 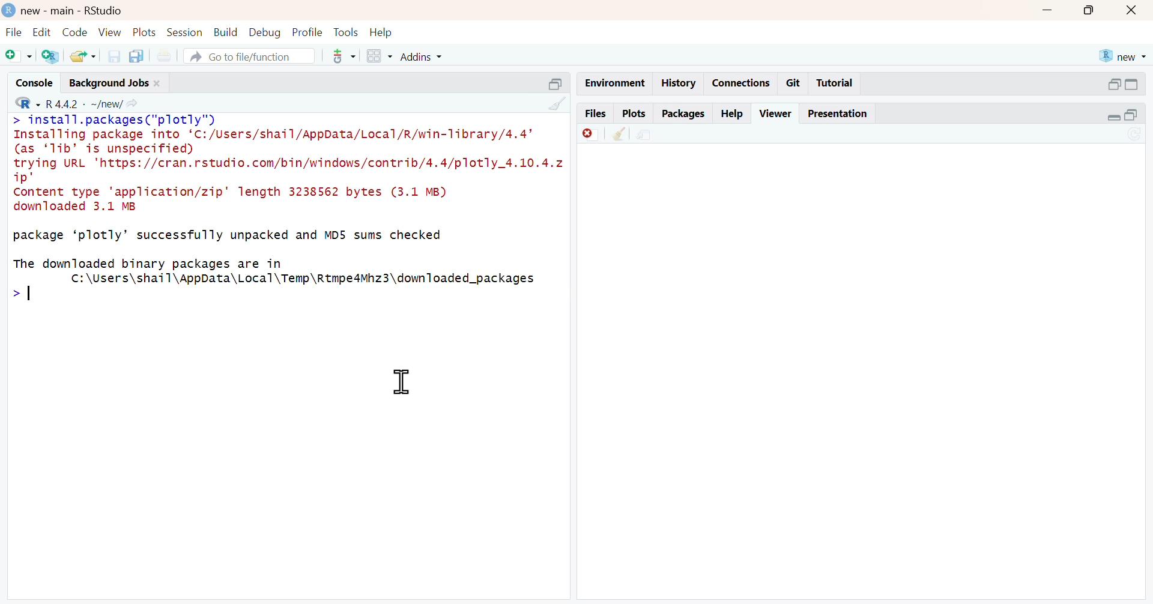 What do you see at coordinates (146, 33) in the screenshot?
I see `plots` at bounding box center [146, 33].